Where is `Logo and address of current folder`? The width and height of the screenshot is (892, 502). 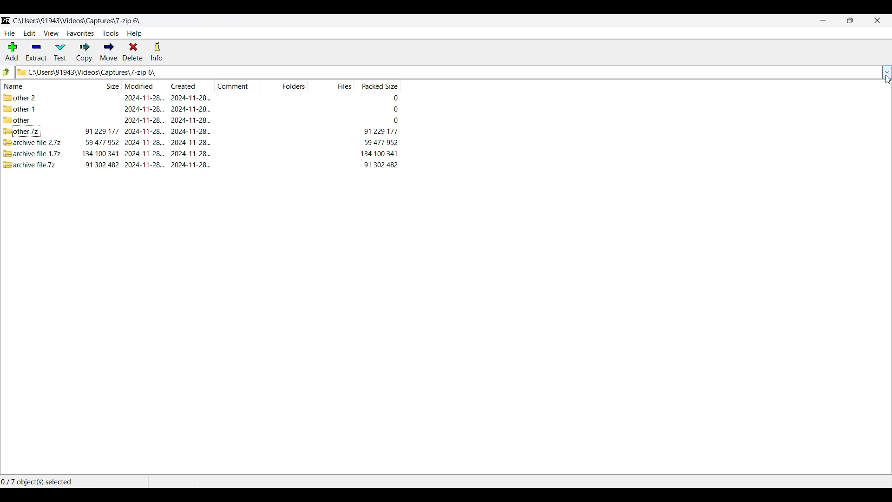
Logo and address of current folder is located at coordinates (448, 72).